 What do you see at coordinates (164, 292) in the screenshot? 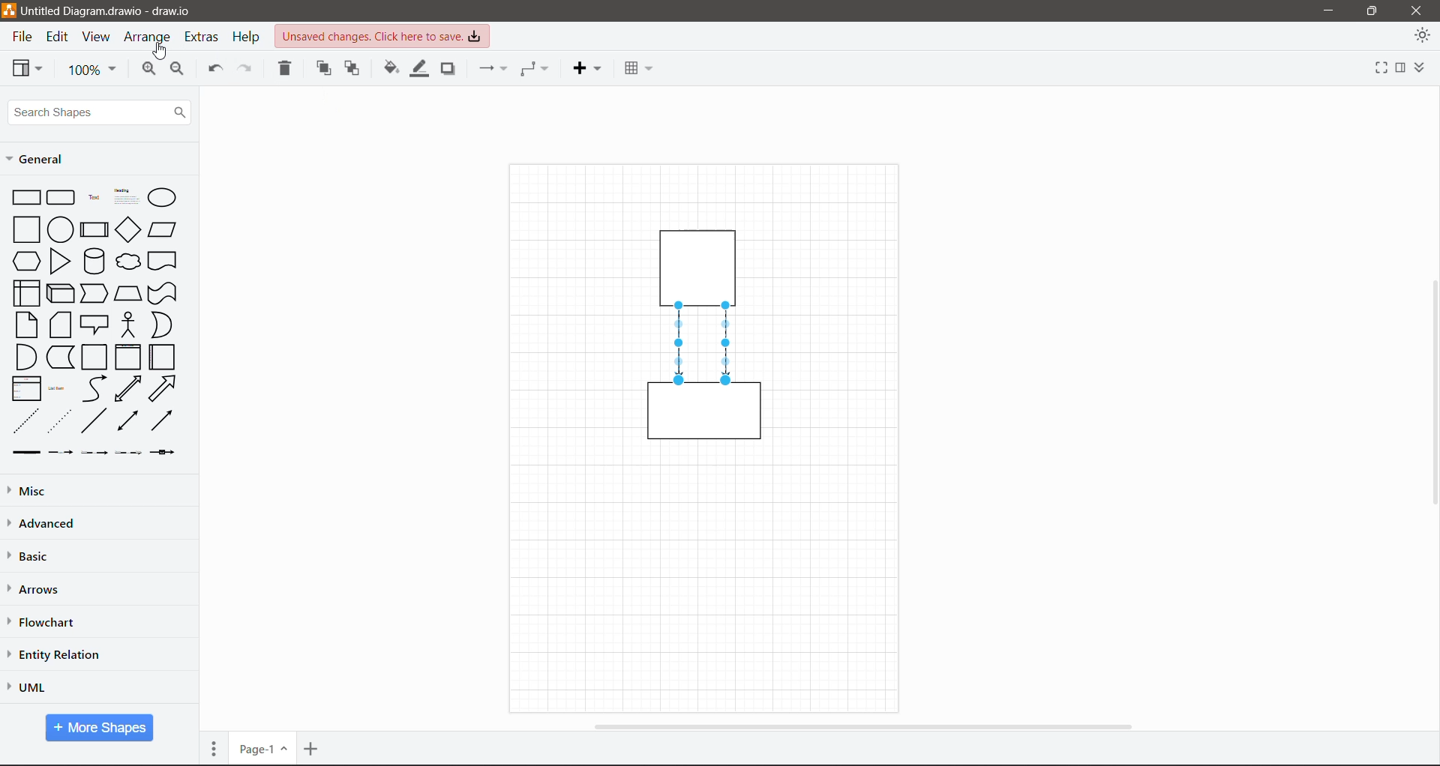
I see `Tape` at bounding box center [164, 292].